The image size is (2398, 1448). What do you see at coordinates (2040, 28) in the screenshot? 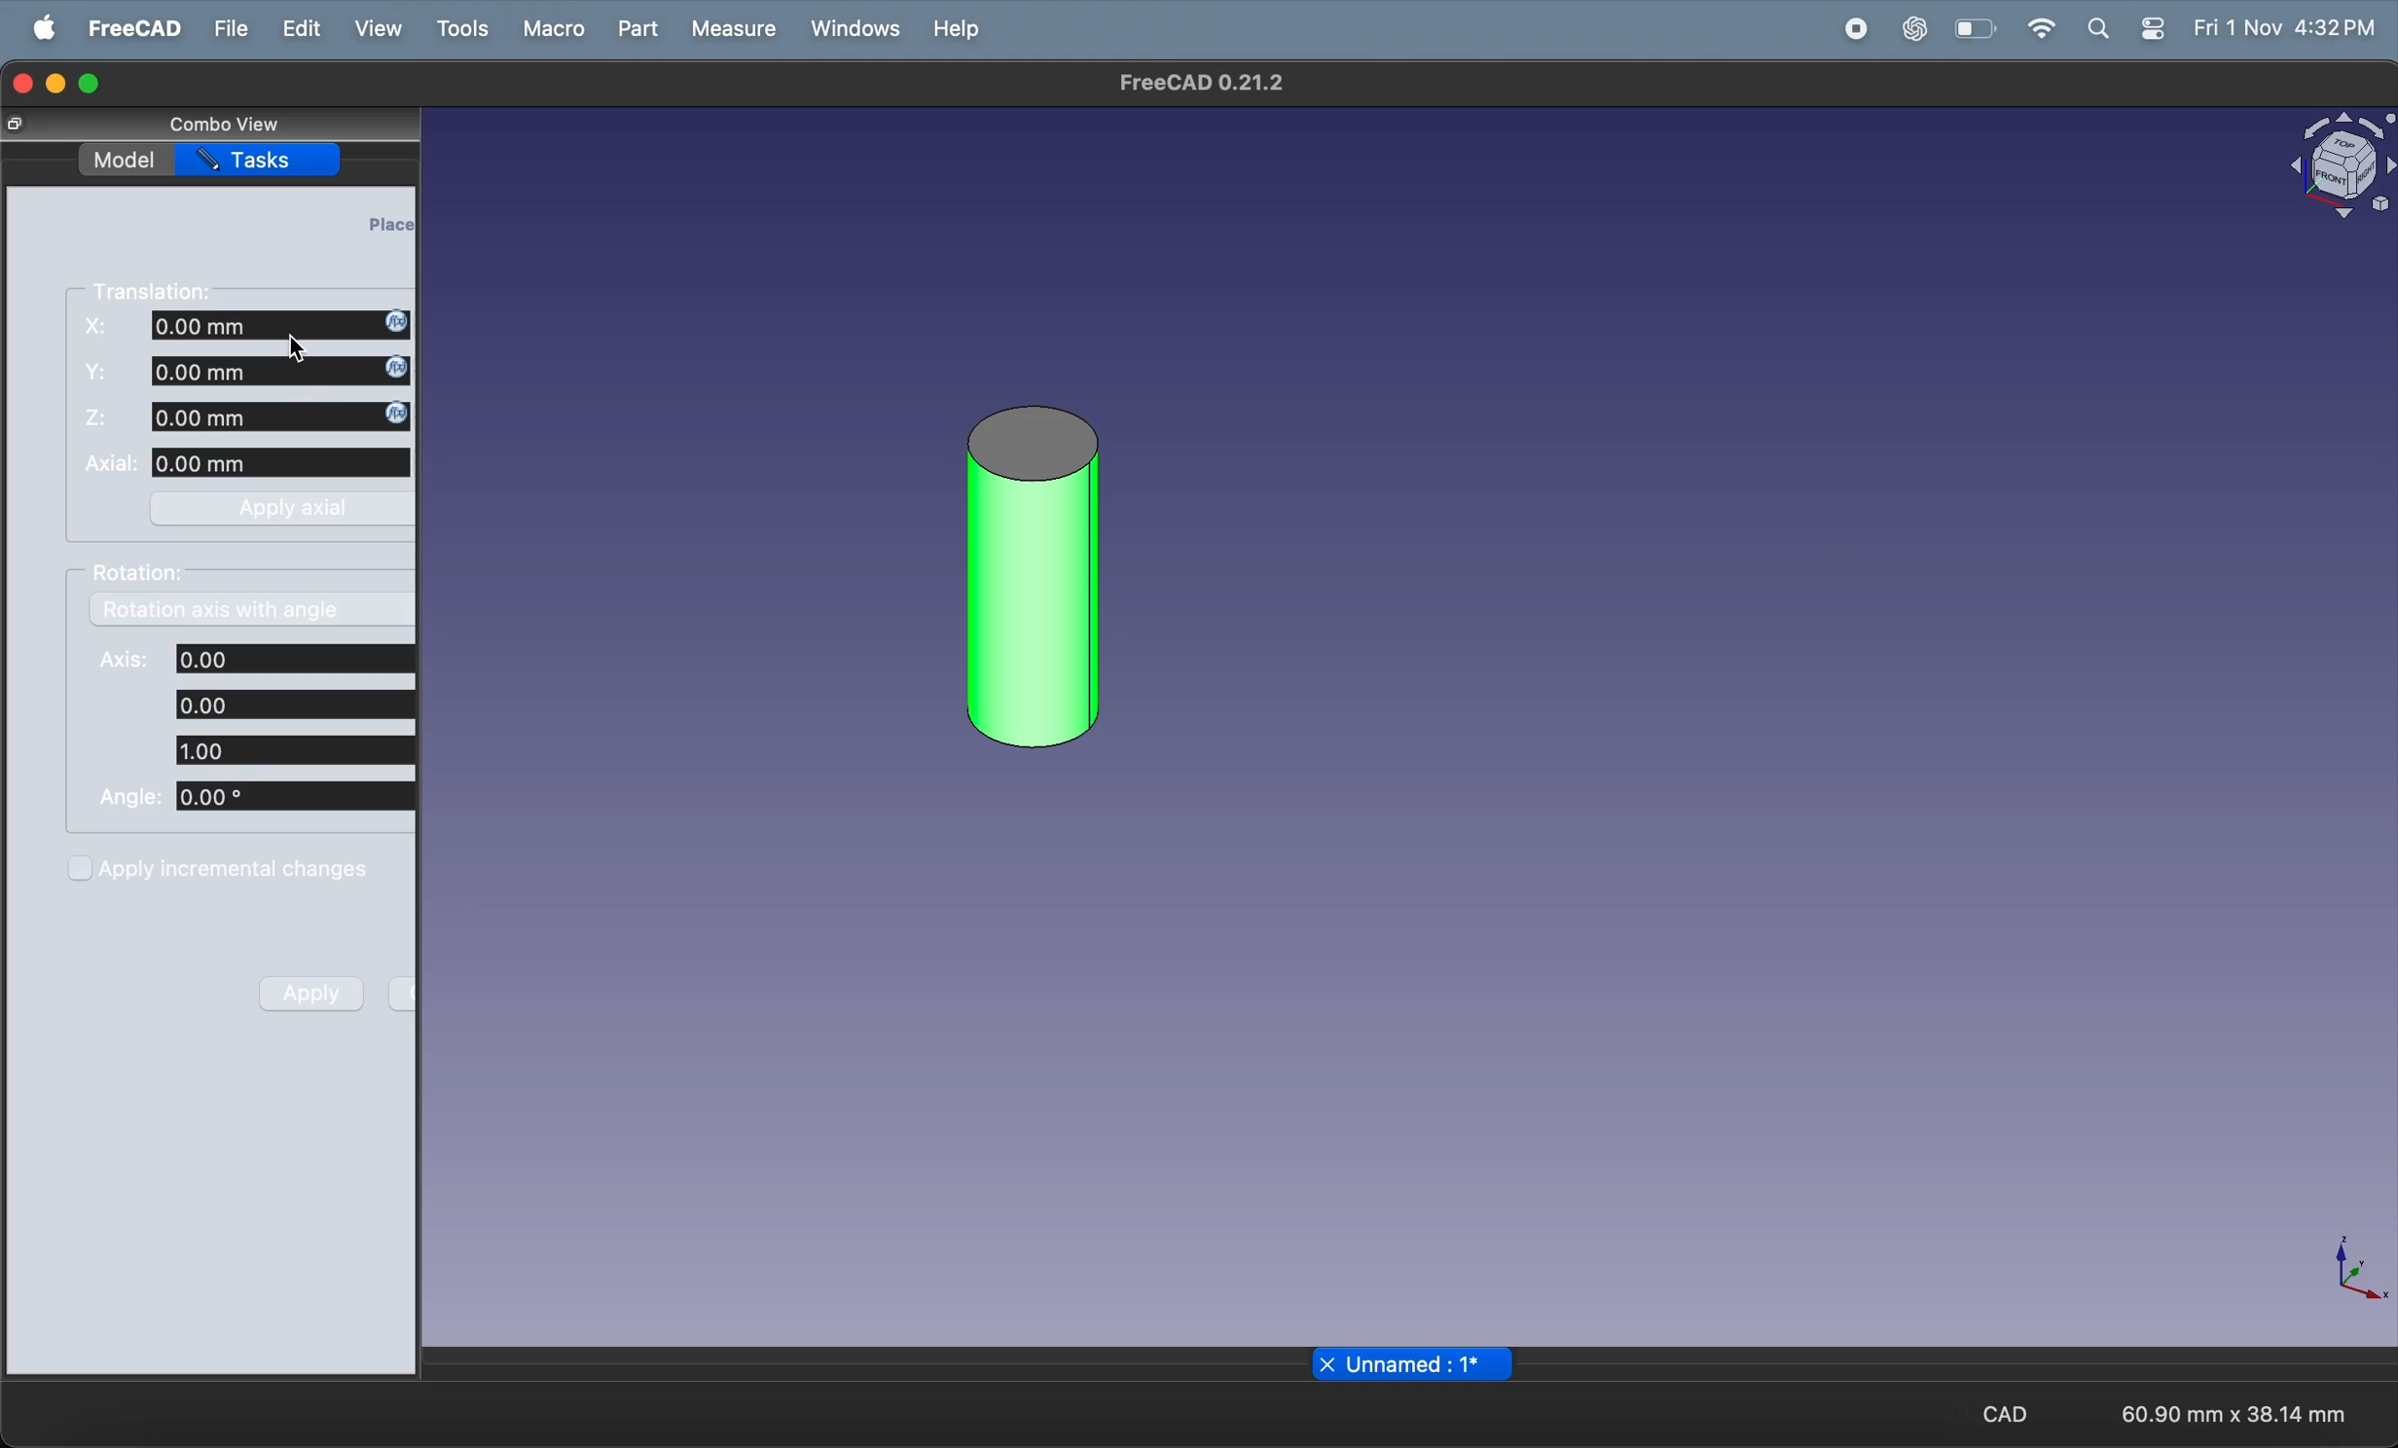
I see `wifi` at bounding box center [2040, 28].